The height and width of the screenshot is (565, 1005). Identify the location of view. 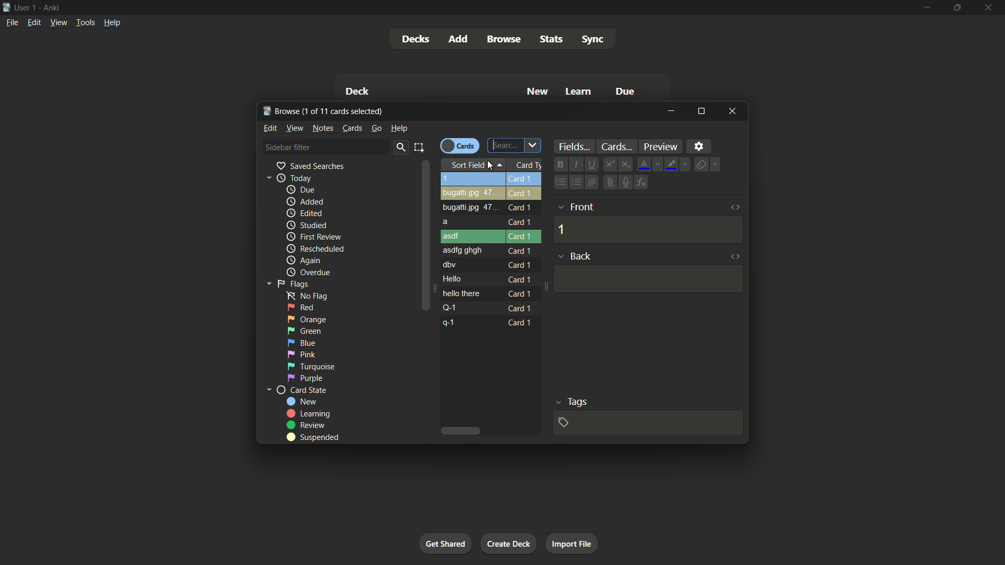
(295, 128).